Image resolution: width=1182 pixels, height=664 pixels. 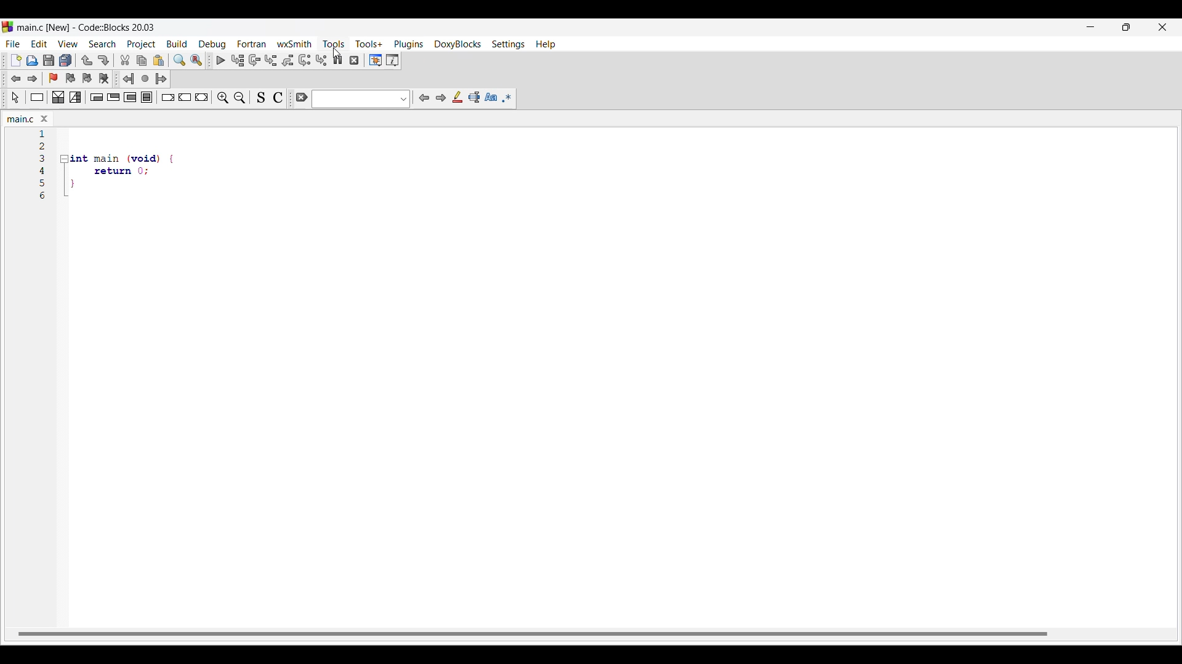 I want to click on Jump back, so click(x=129, y=79).